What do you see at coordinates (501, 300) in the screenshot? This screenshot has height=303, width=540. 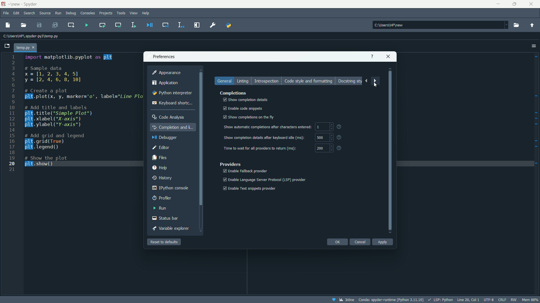 I see `file eol status` at bounding box center [501, 300].